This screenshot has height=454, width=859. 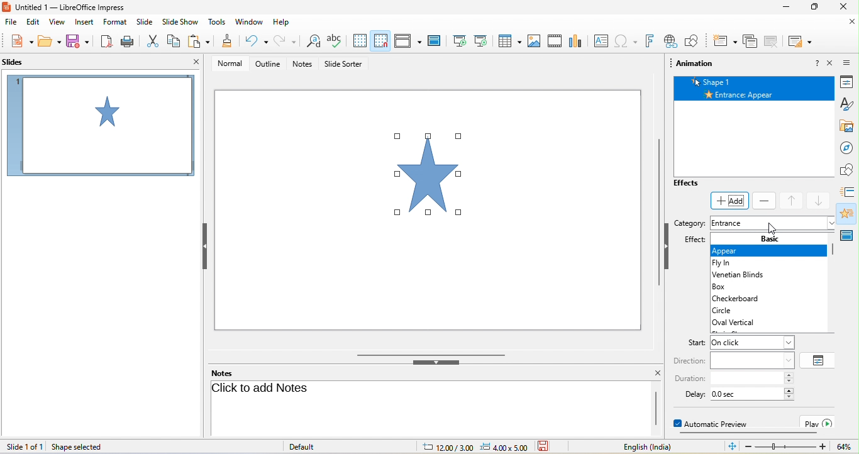 I want to click on hide bottom bar, so click(x=436, y=363).